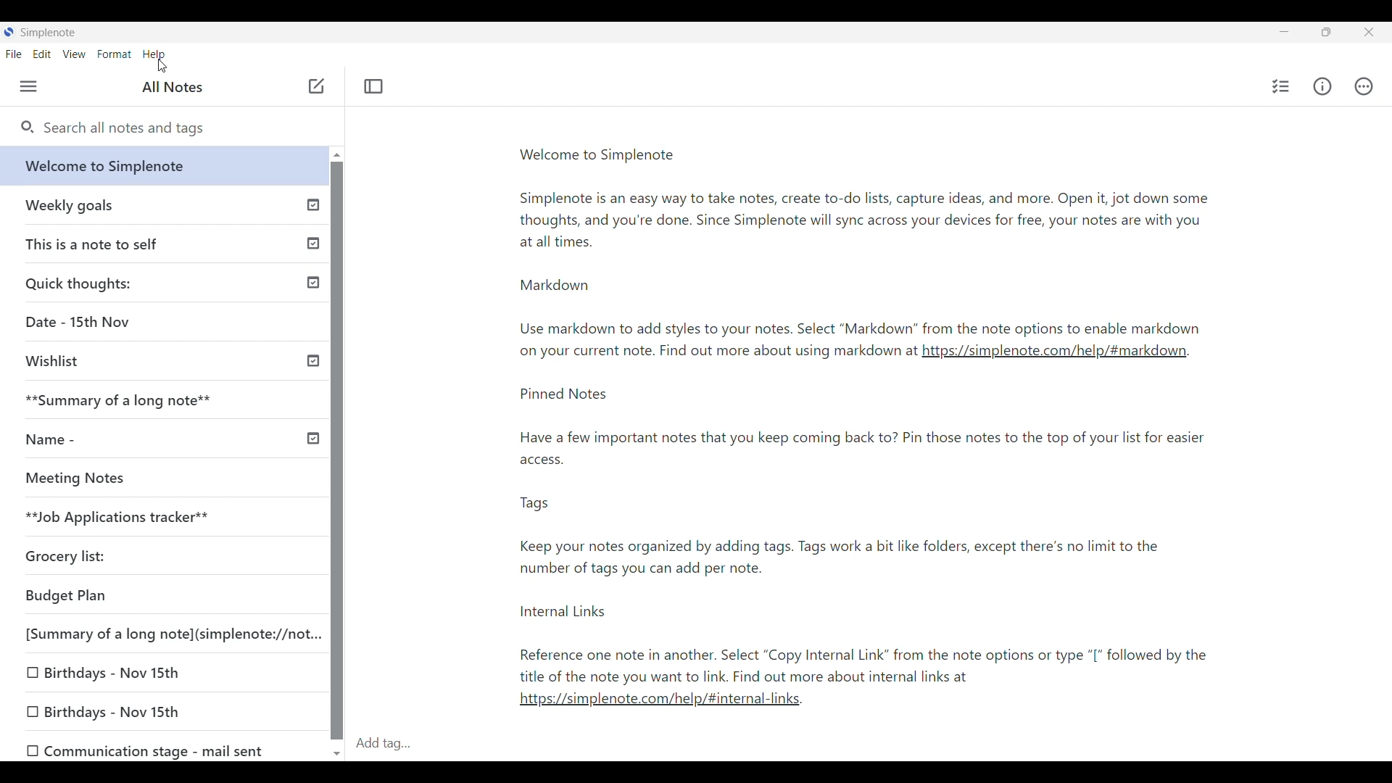  Describe the element at coordinates (131, 210) in the screenshot. I see `Weekly goals` at that location.